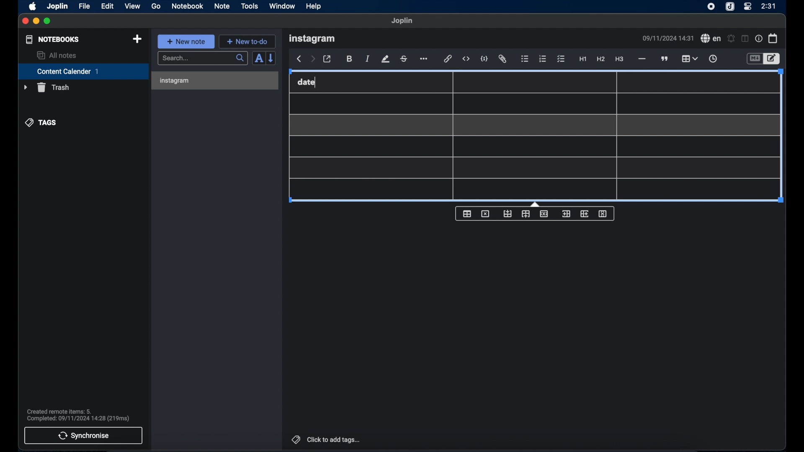 The width and height of the screenshot is (804, 452). What do you see at coordinates (745, 39) in the screenshot?
I see `toggle editor layout` at bounding box center [745, 39].